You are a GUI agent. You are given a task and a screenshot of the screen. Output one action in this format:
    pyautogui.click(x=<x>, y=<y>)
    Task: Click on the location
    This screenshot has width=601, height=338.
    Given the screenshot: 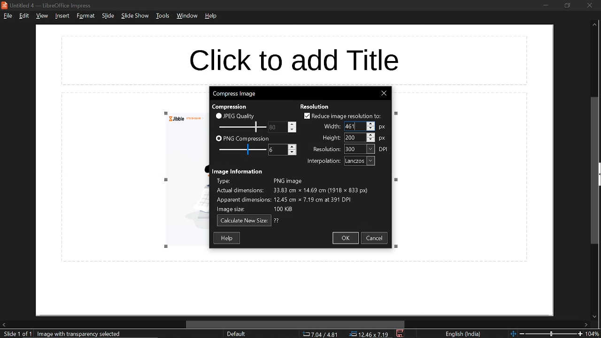 What is the action you would take?
    pyautogui.click(x=370, y=334)
    